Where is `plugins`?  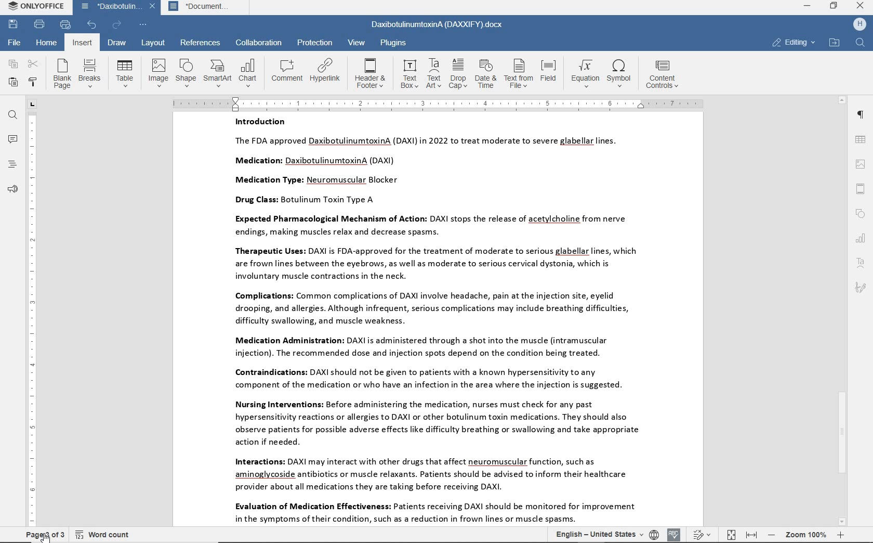
plugins is located at coordinates (395, 42).